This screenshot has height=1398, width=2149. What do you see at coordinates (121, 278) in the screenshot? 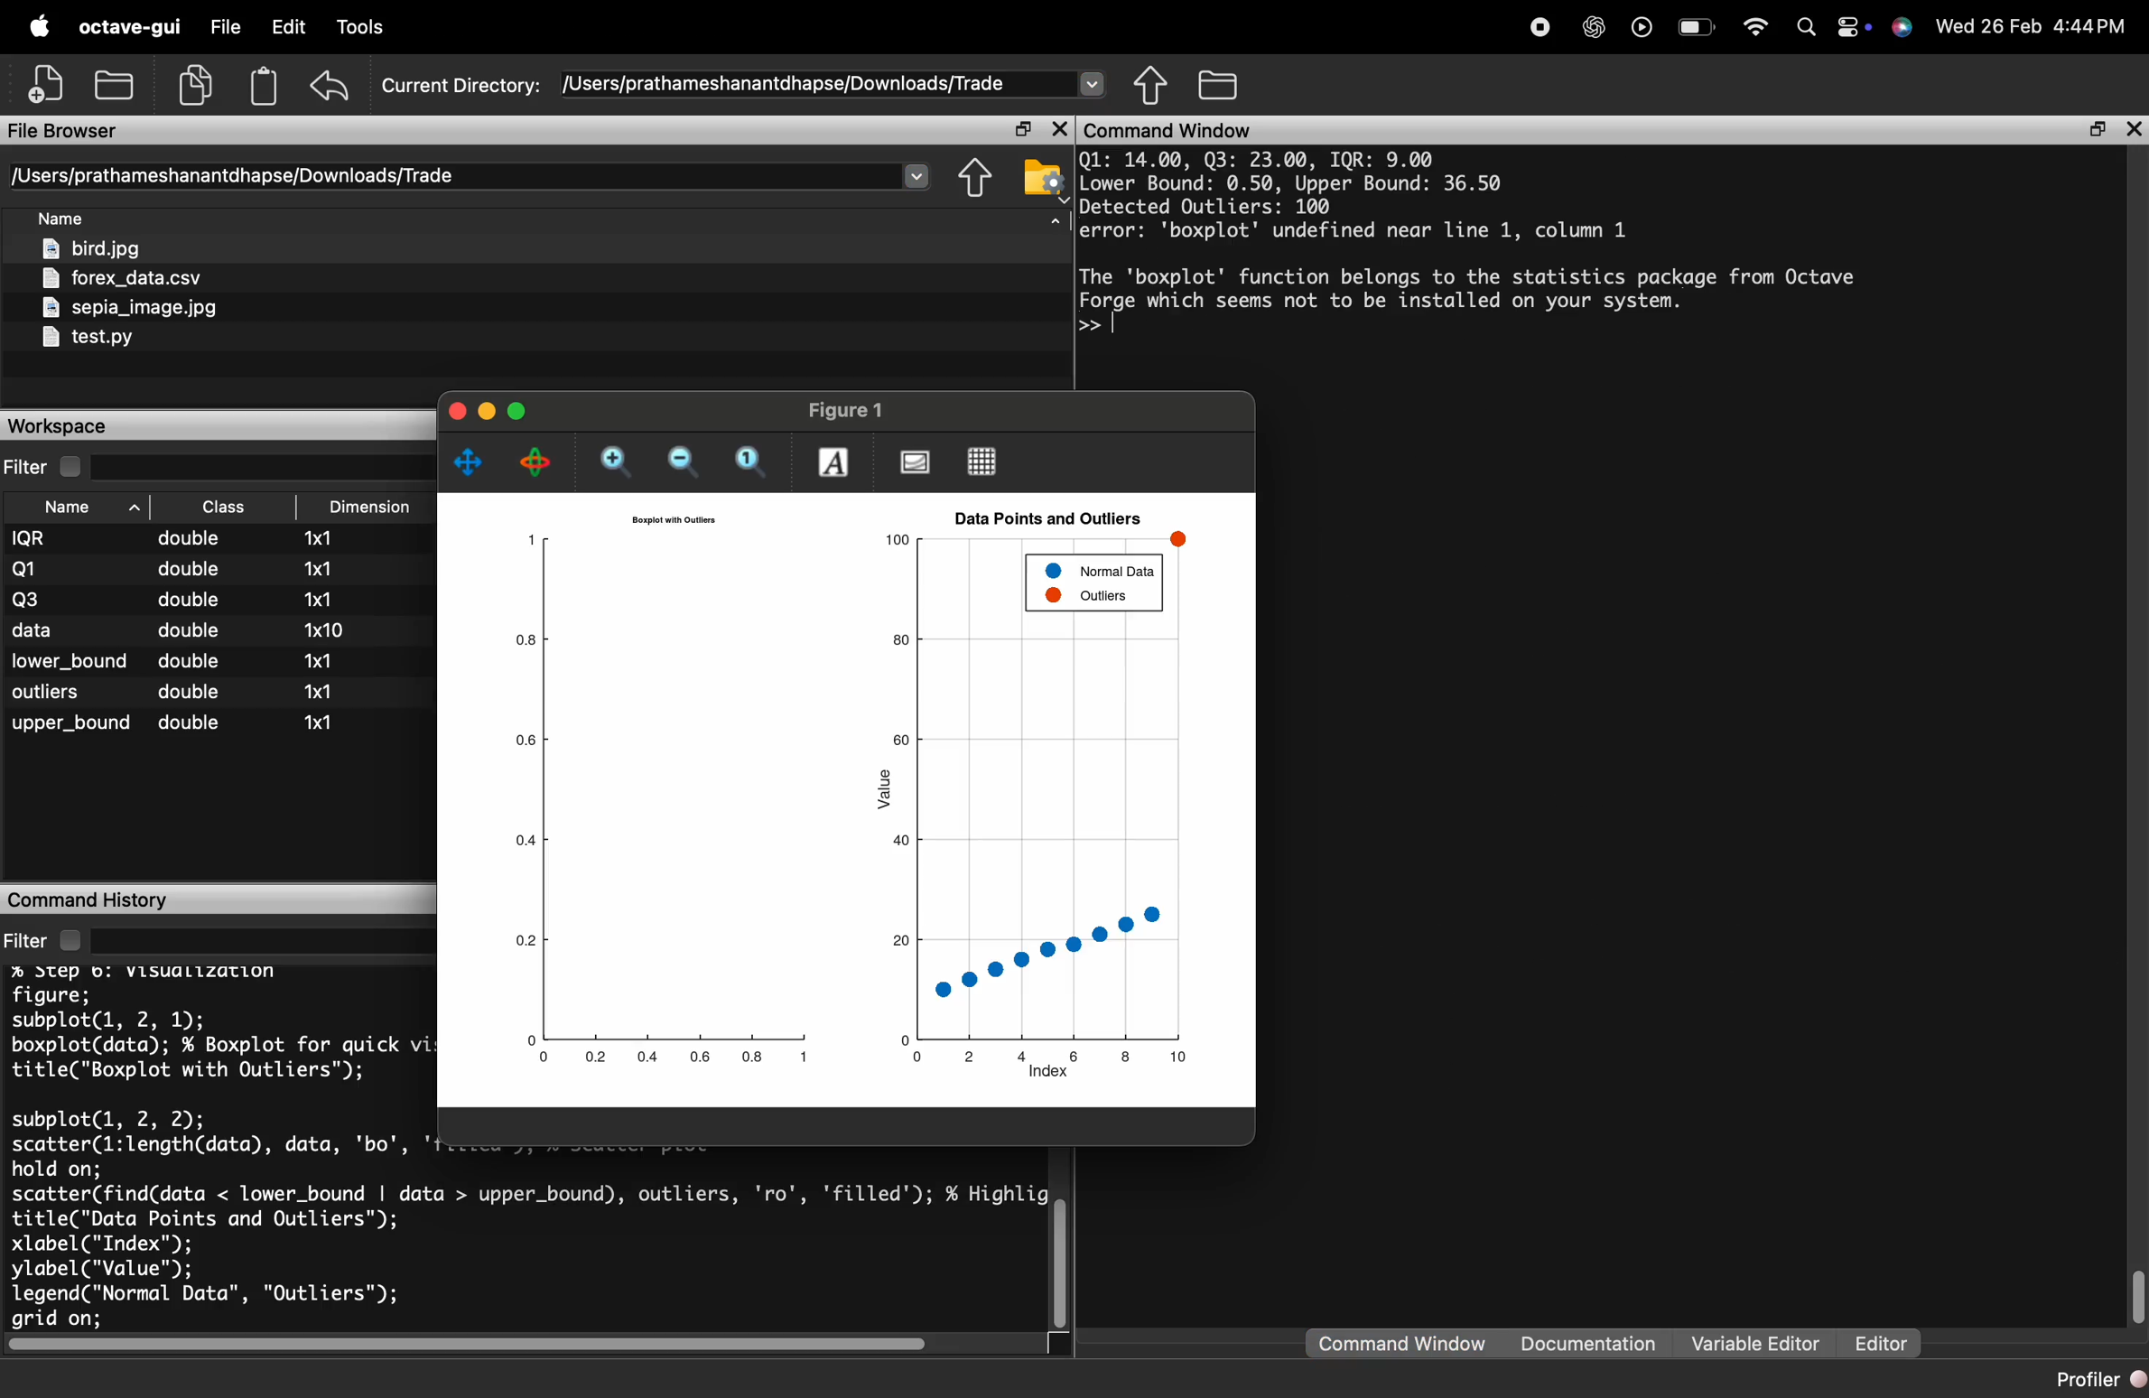
I see `forex_data.csv` at bounding box center [121, 278].